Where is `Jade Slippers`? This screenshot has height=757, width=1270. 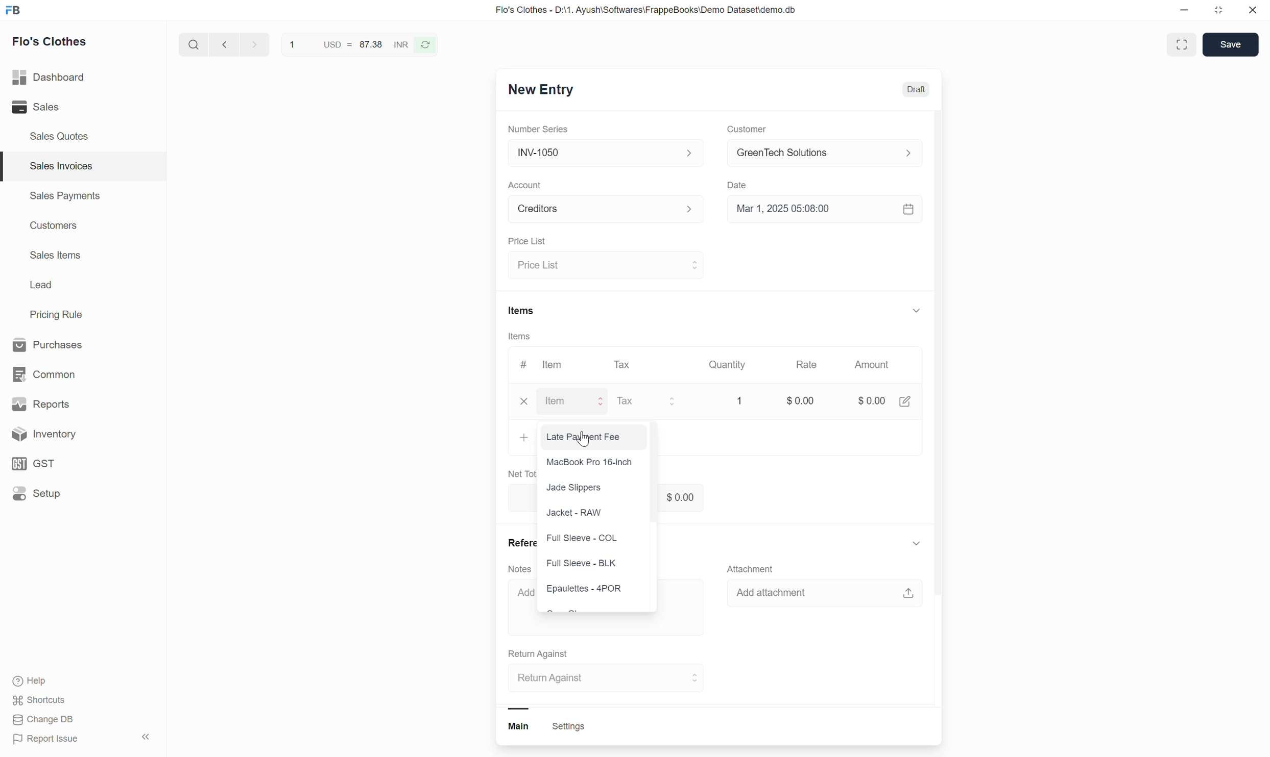
Jade Slippers is located at coordinates (576, 490).